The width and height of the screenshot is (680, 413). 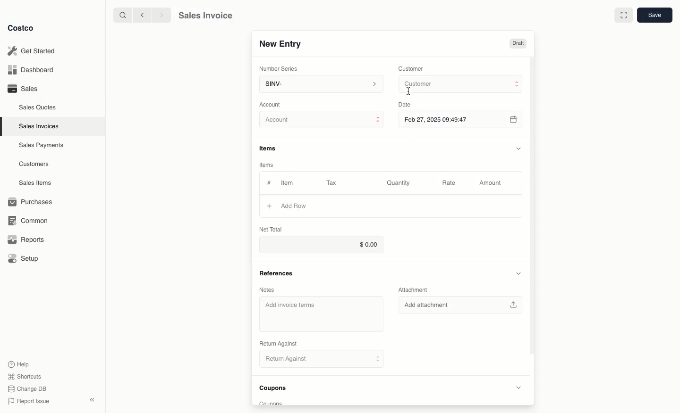 What do you see at coordinates (403, 105) in the screenshot?
I see `Date` at bounding box center [403, 105].